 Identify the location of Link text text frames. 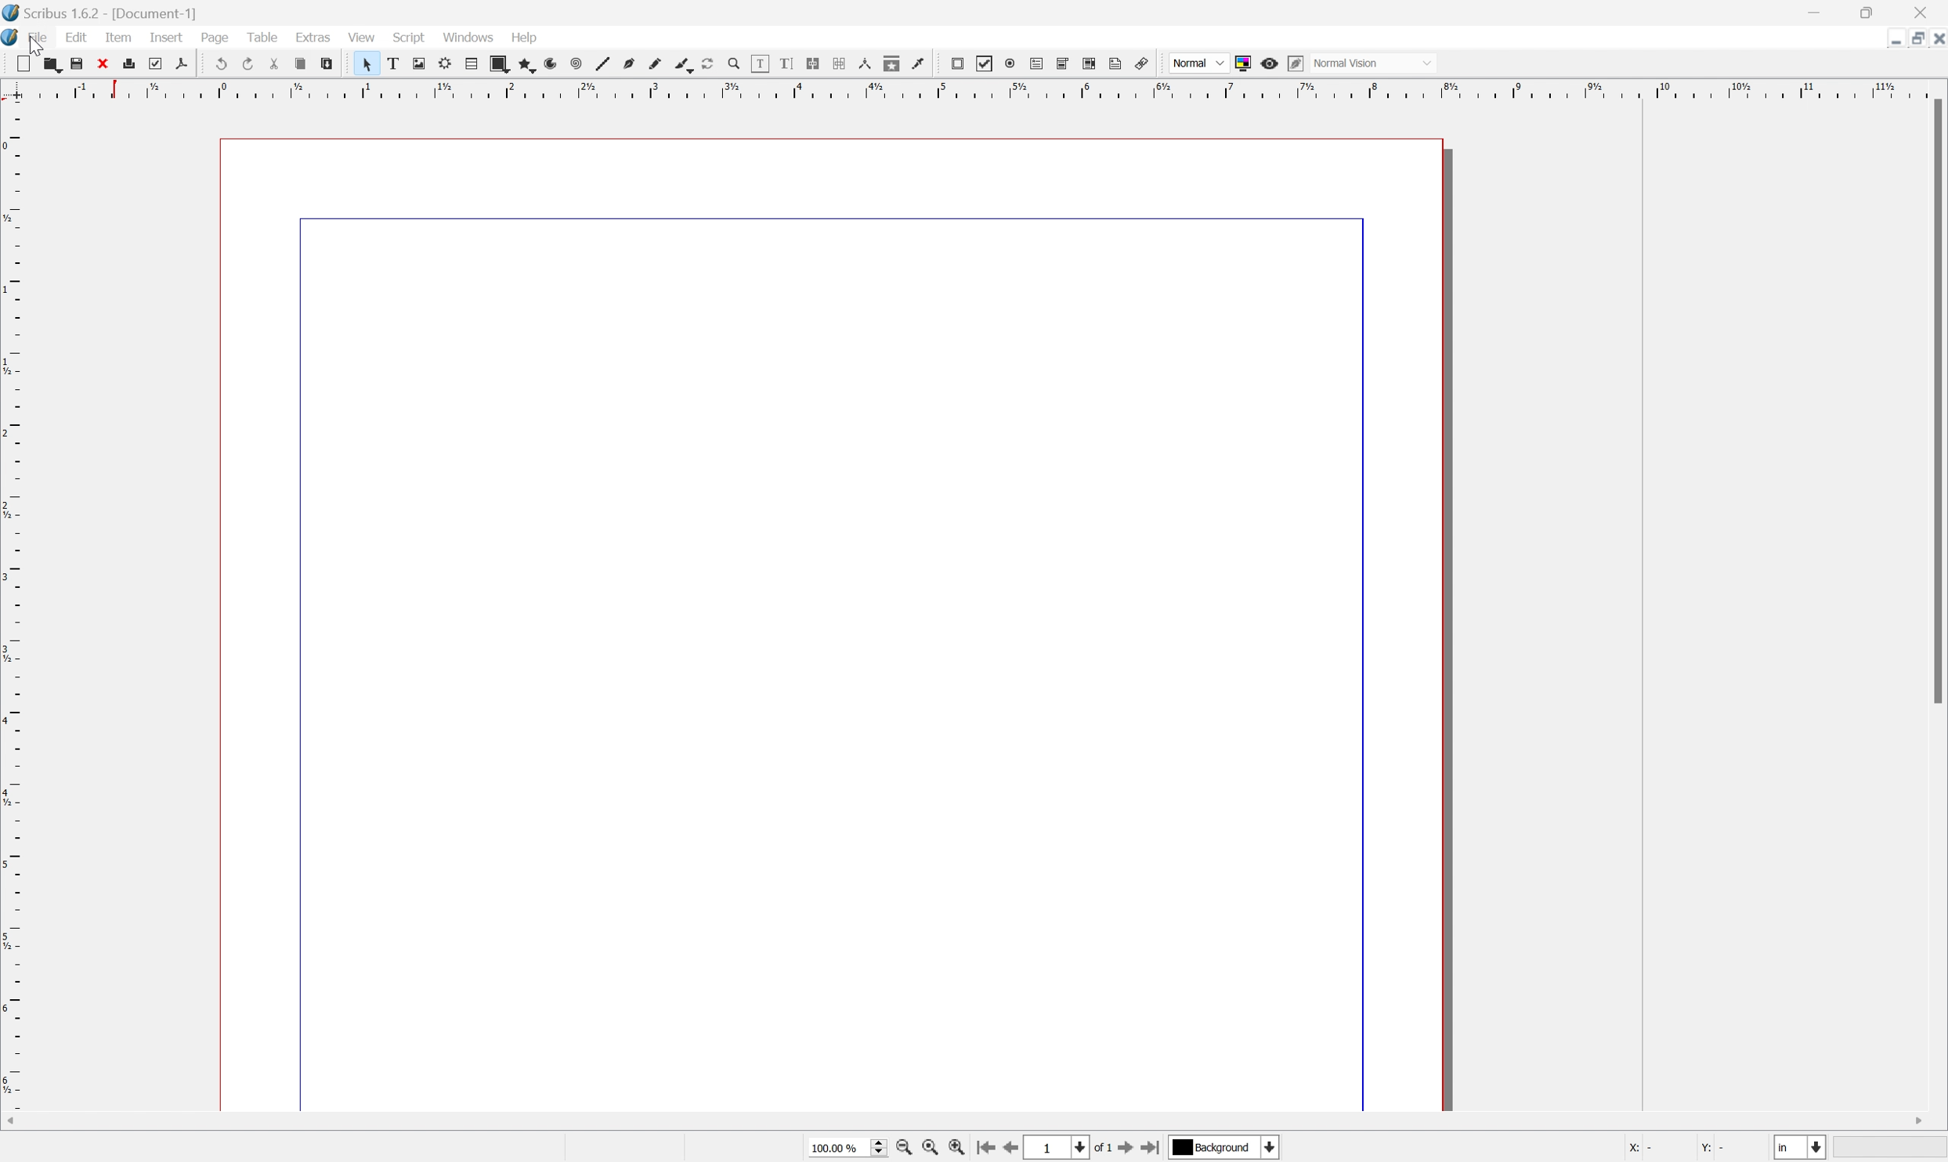
(816, 63).